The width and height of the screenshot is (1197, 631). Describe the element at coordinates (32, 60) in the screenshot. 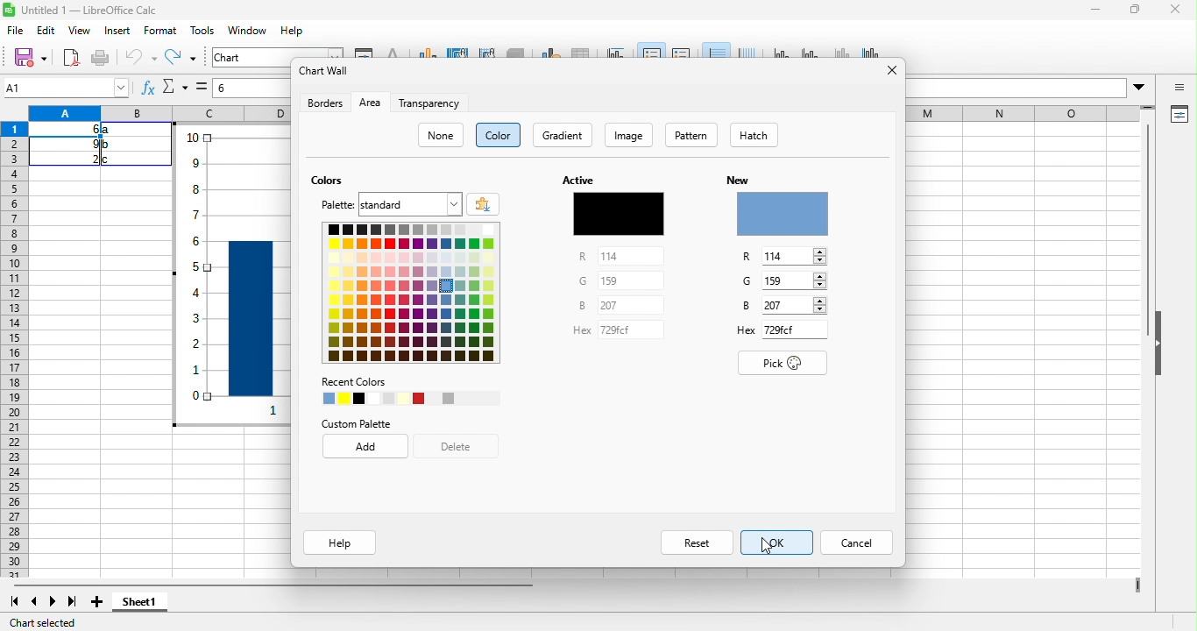

I see `save` at that location.